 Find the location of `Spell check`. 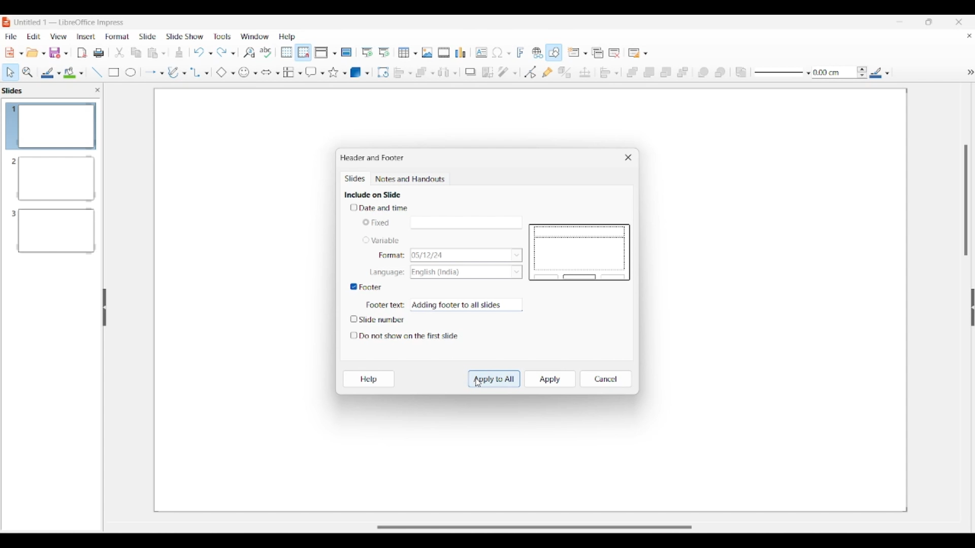

Spell check is located at coordinates (266, 52).